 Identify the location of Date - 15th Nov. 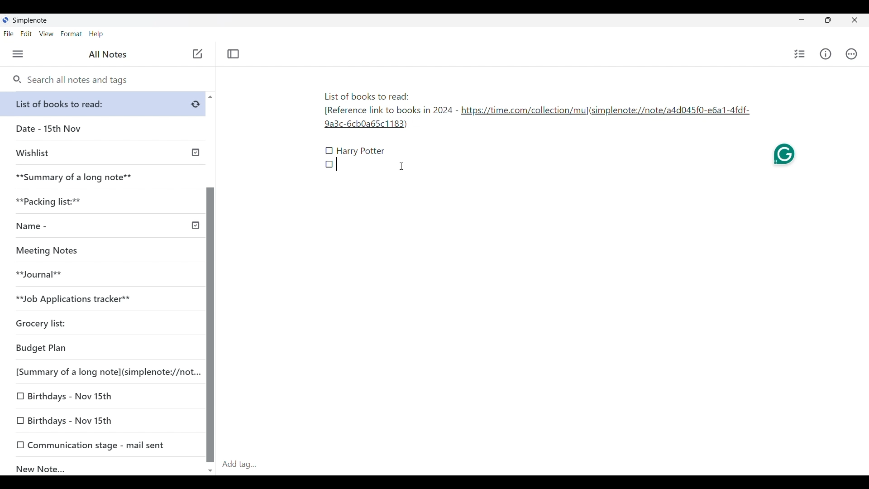
(103, 129).